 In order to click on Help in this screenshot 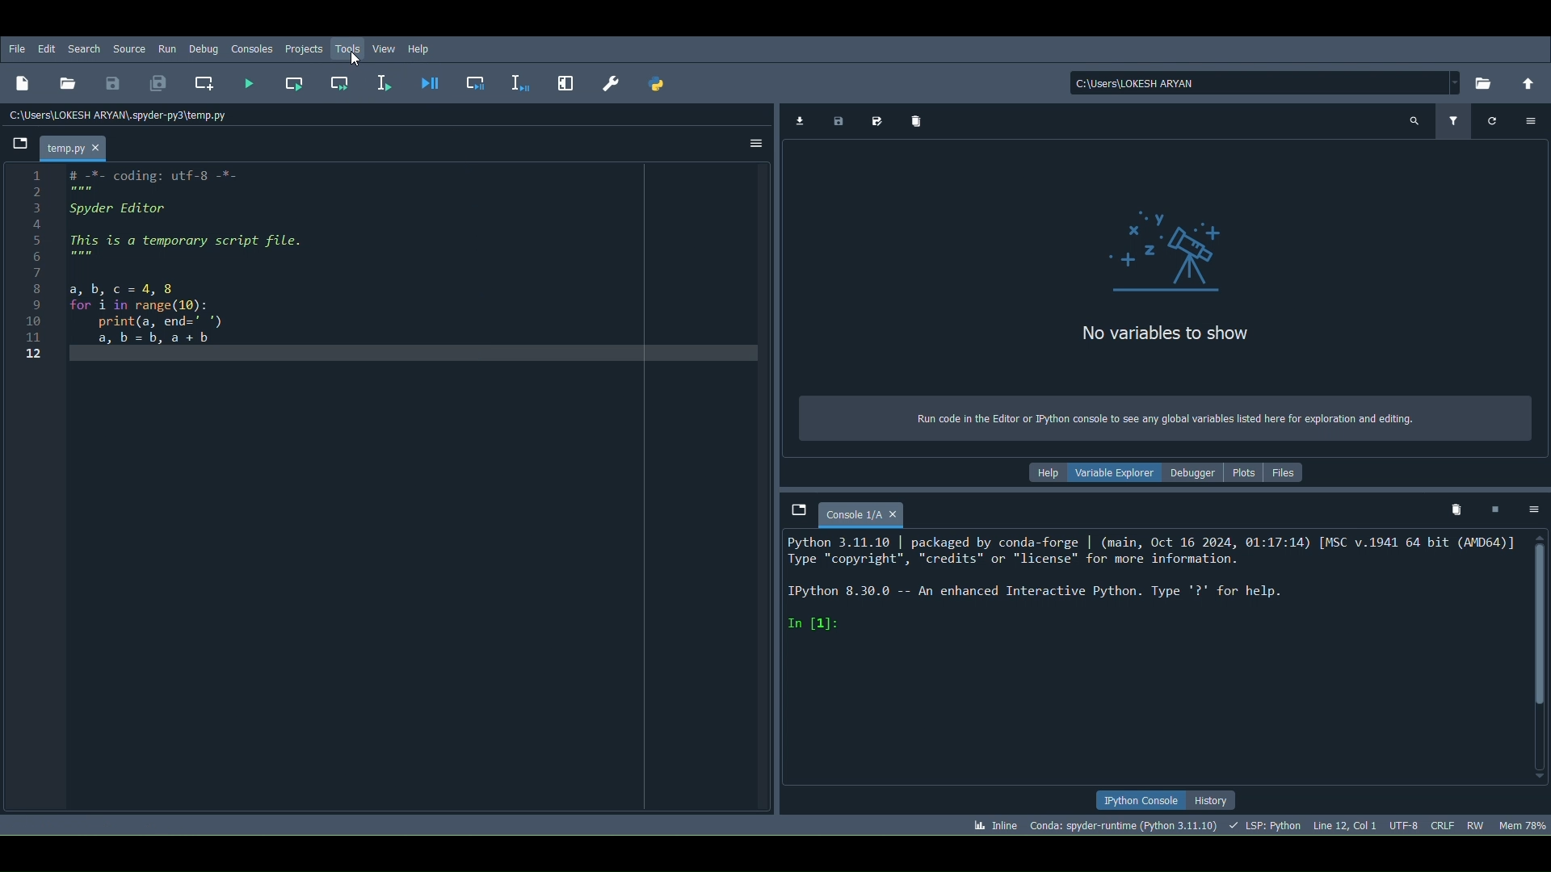, I will do `click(423, 48)`.